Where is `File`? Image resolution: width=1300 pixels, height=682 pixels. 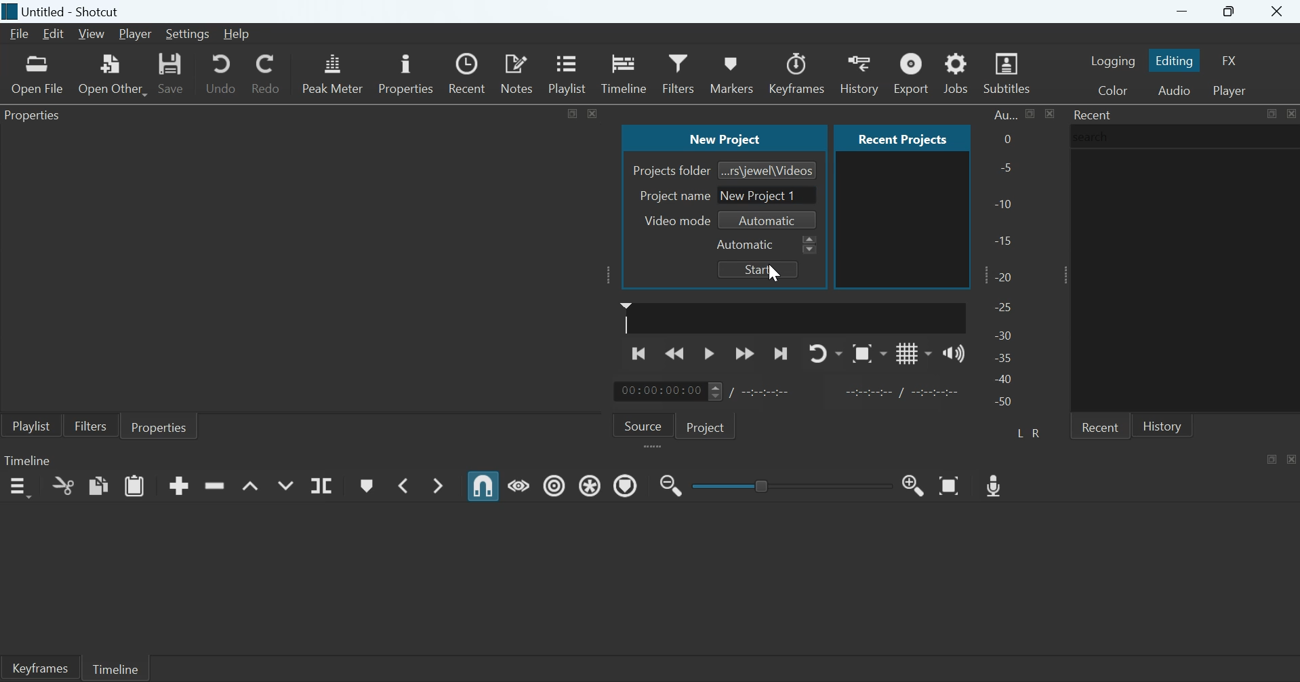 File is located at coordinates (21, 34).